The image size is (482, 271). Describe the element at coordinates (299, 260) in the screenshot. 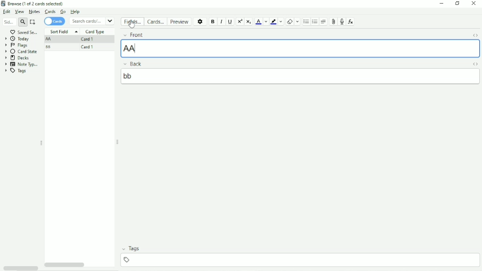

I see `Input tags` at that location.